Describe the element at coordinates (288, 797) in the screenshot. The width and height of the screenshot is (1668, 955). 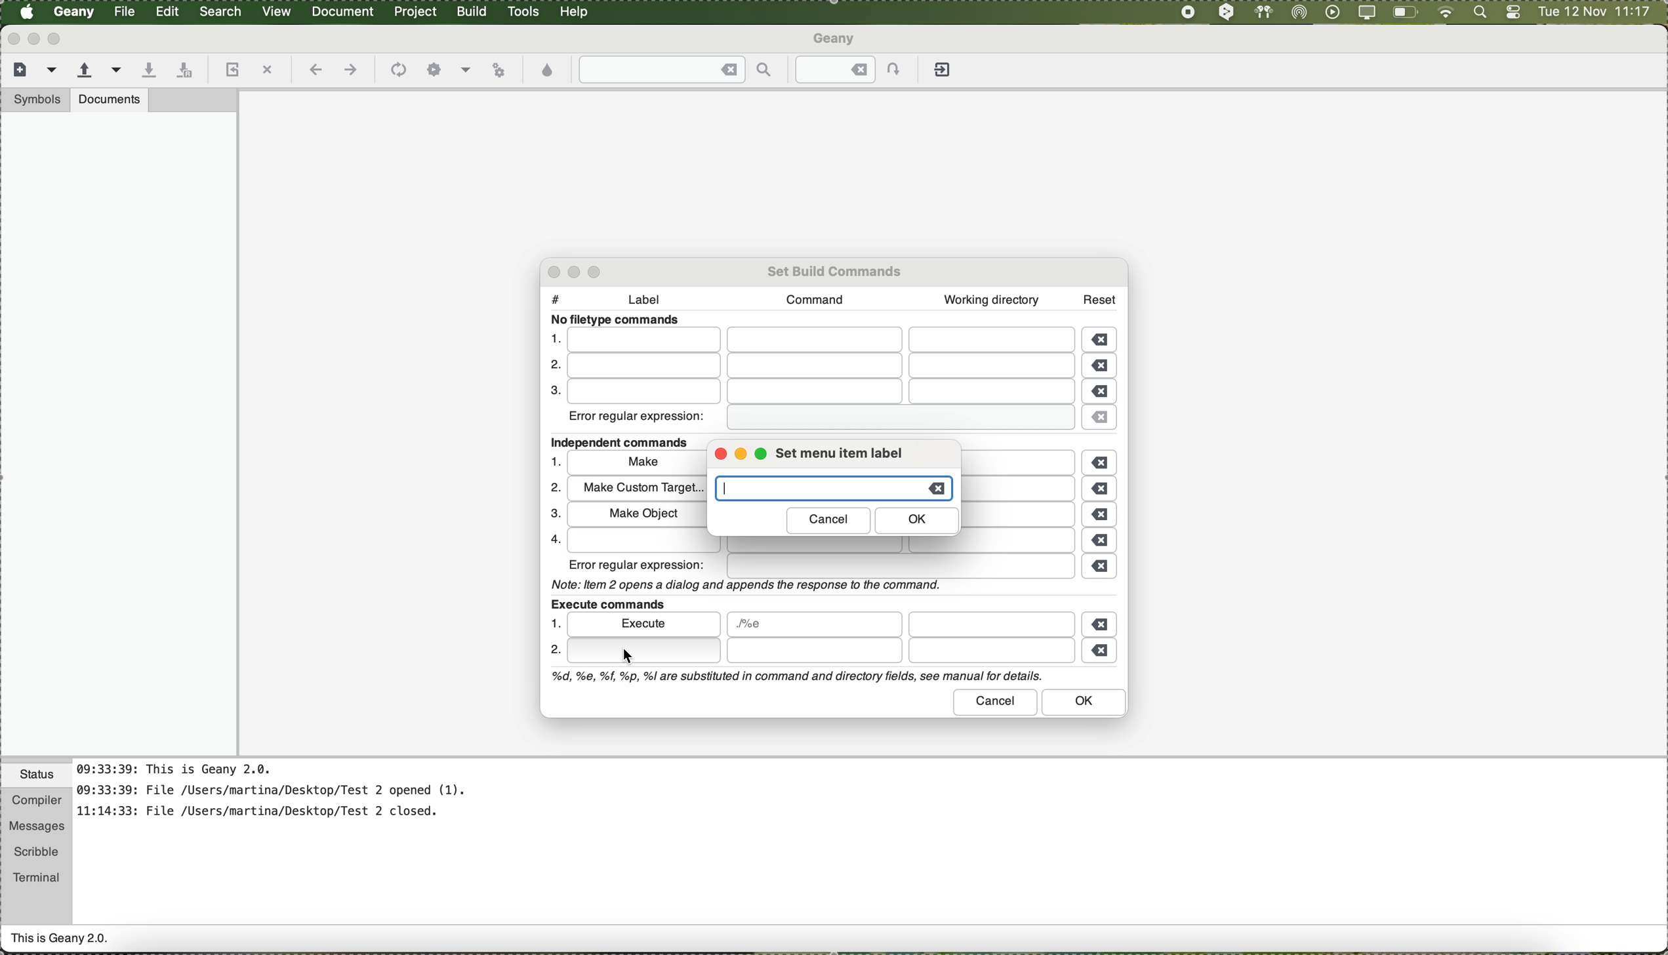
I see `notes` at that location.